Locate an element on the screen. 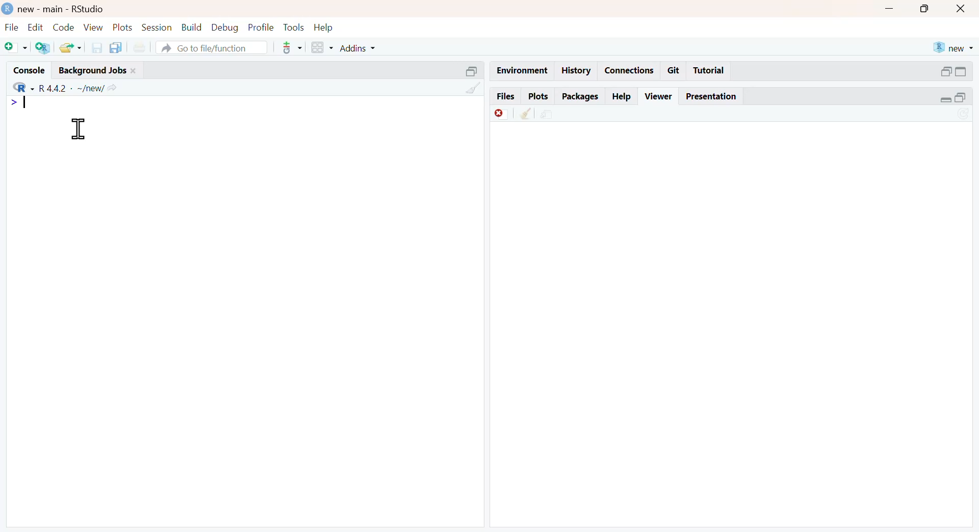 The width and height of the screenshot is (979, 532). go to file/function is located at coordinates (213, 47).